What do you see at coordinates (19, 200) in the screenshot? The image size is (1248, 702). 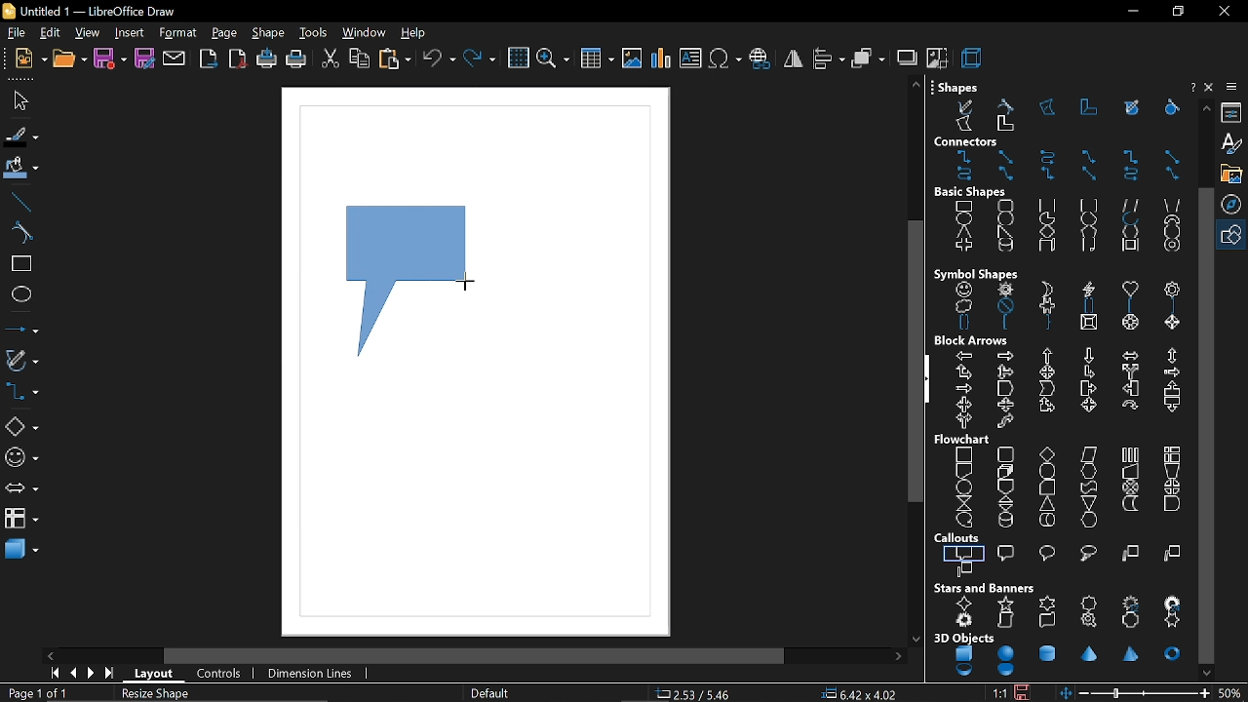 I see `line` at bounding box center [19, 200].